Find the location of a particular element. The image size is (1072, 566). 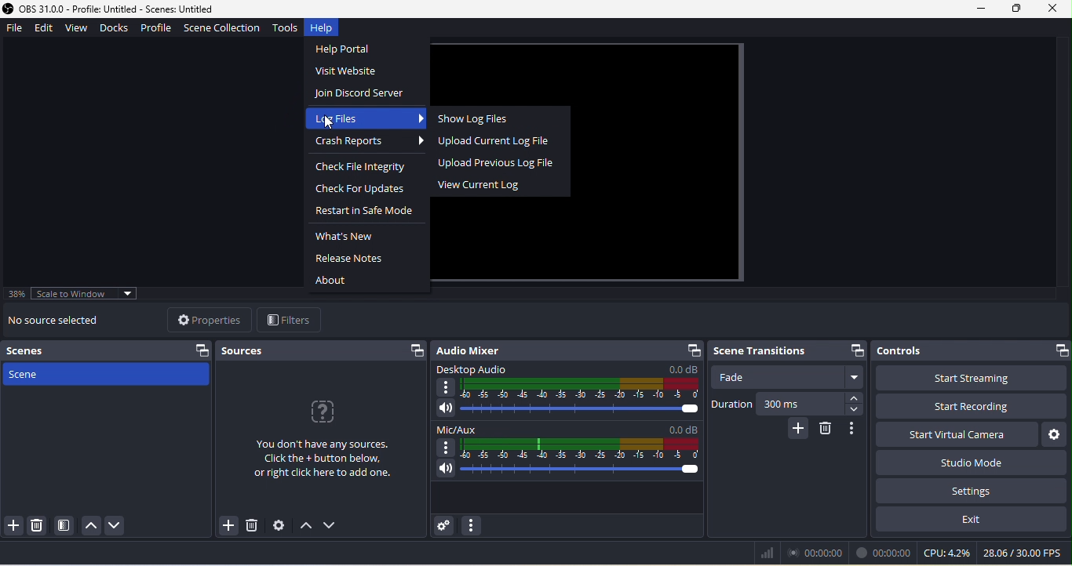

open scene filter is located at coordinates (67, 526).